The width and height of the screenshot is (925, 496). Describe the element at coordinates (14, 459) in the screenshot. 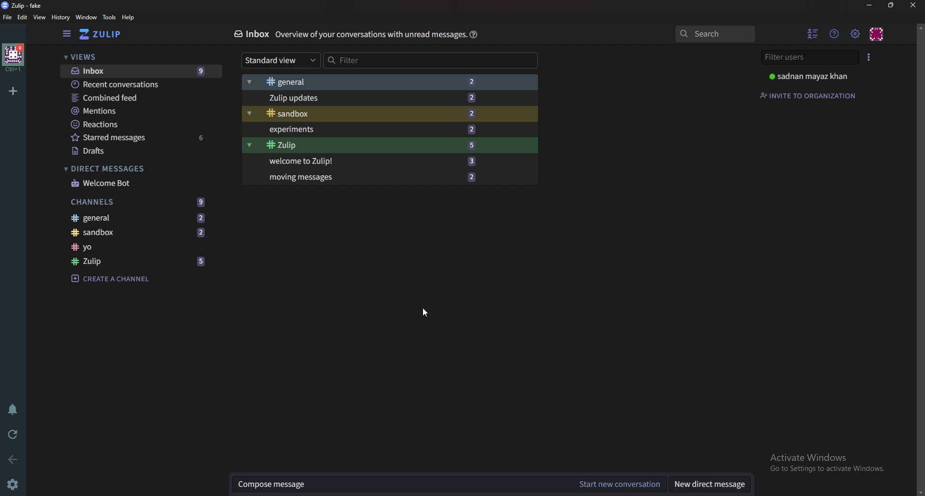

I see `back` at that location.